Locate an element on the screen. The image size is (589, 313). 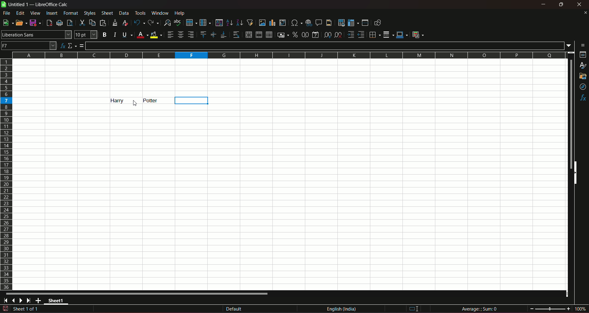
bold is located at coordinates (104, 35).